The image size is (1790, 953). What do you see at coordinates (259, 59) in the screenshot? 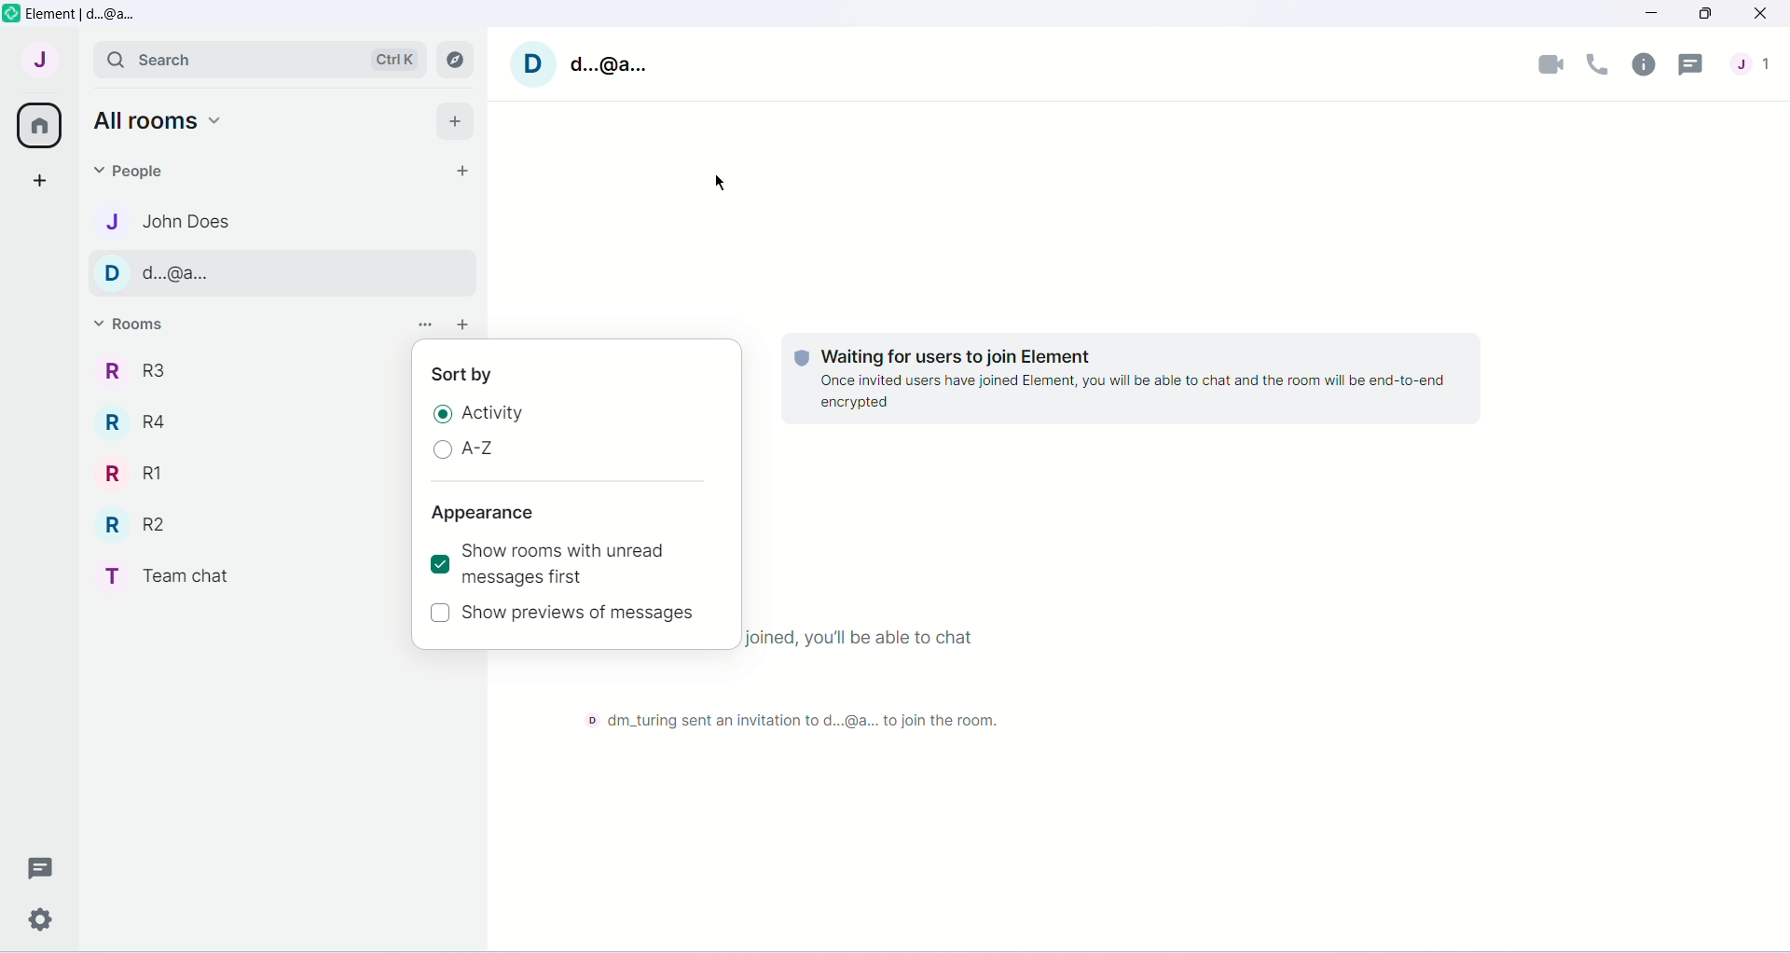
I see `Search bar` at bounding box center [259, 59].